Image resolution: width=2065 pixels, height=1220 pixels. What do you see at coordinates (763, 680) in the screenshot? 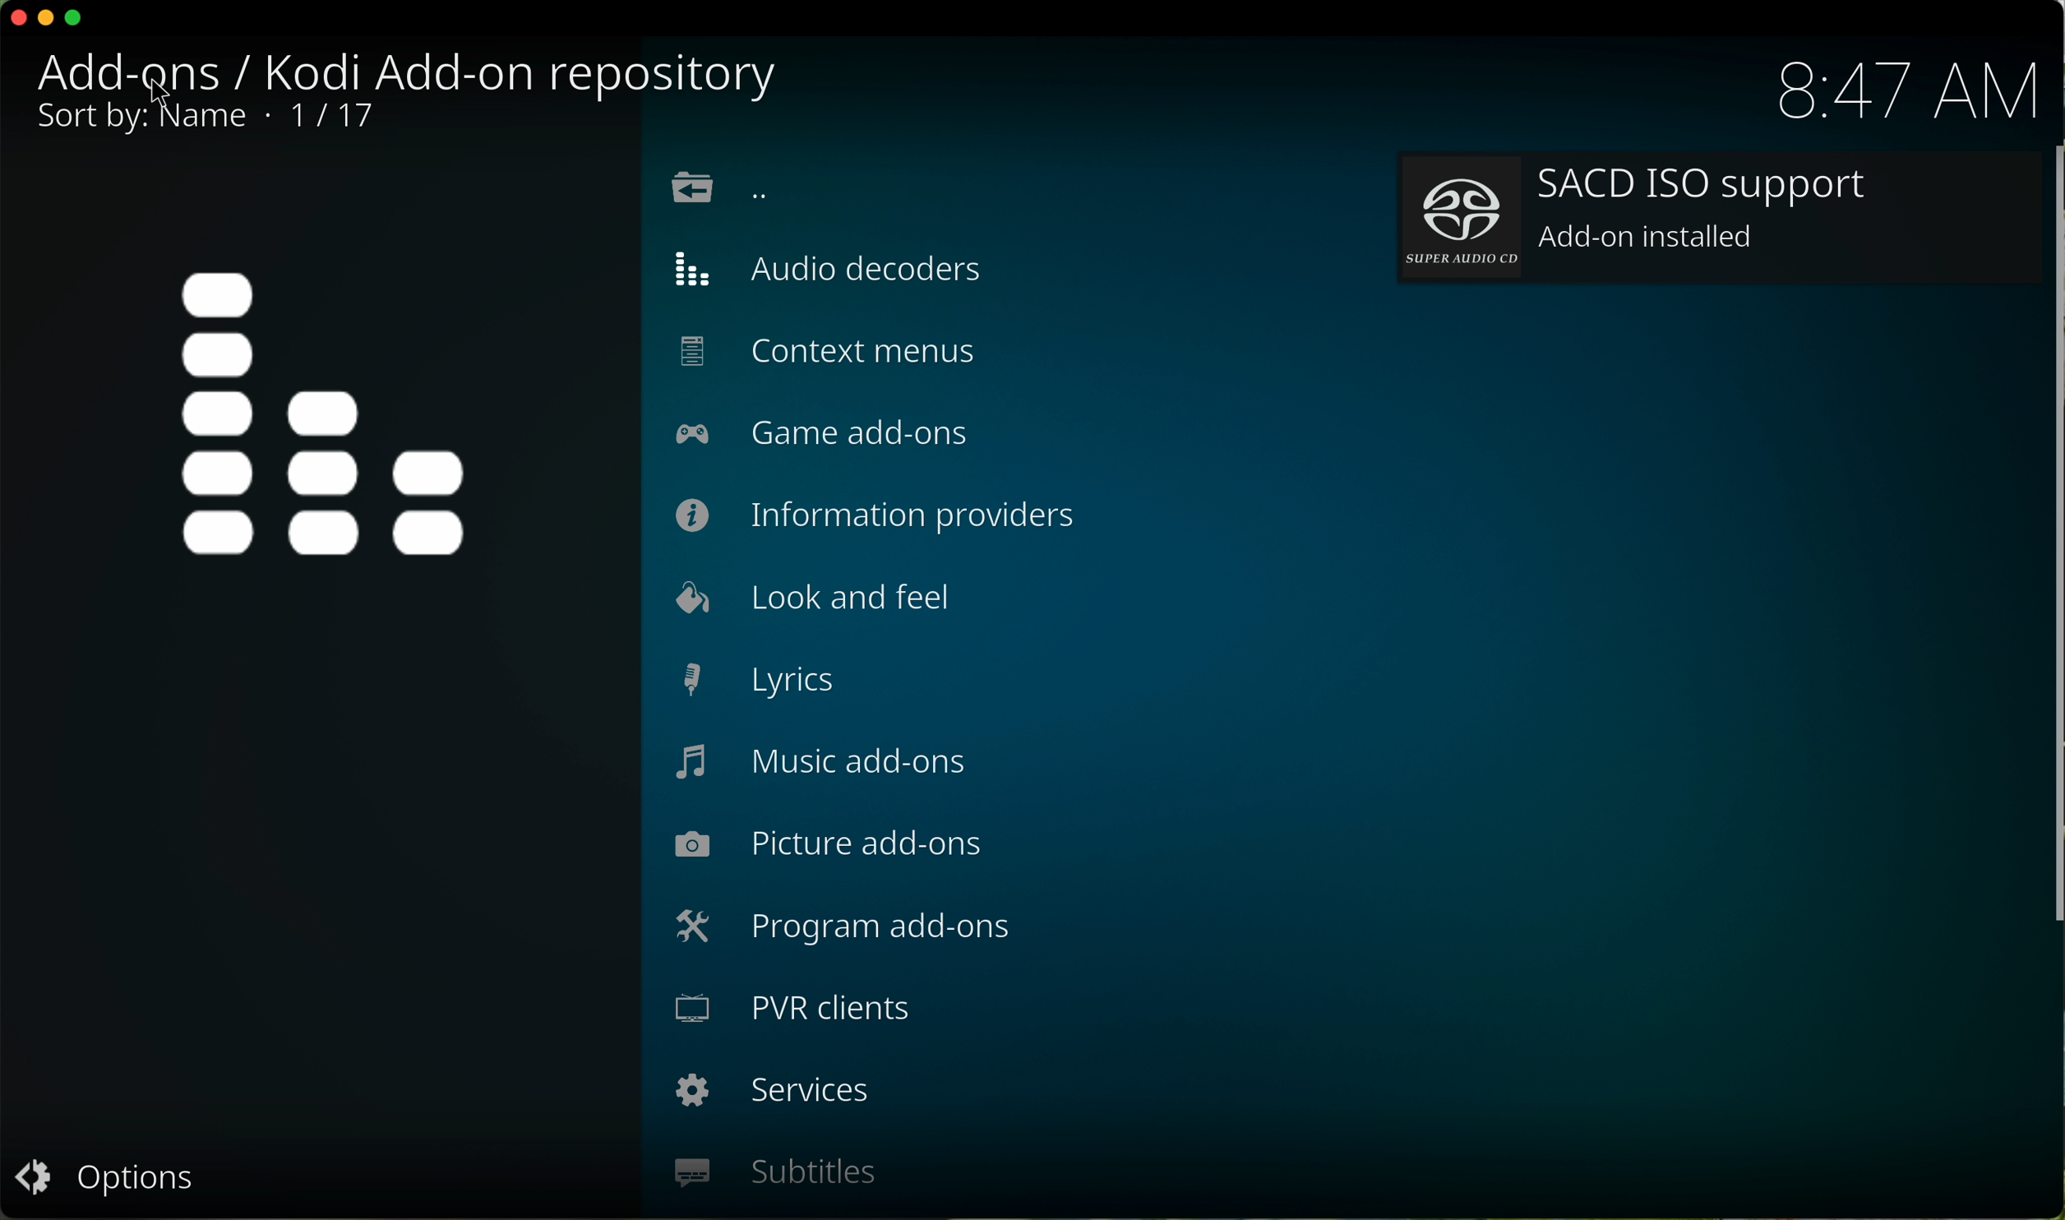
I see `lyrics` at bounding box center [763, 680].